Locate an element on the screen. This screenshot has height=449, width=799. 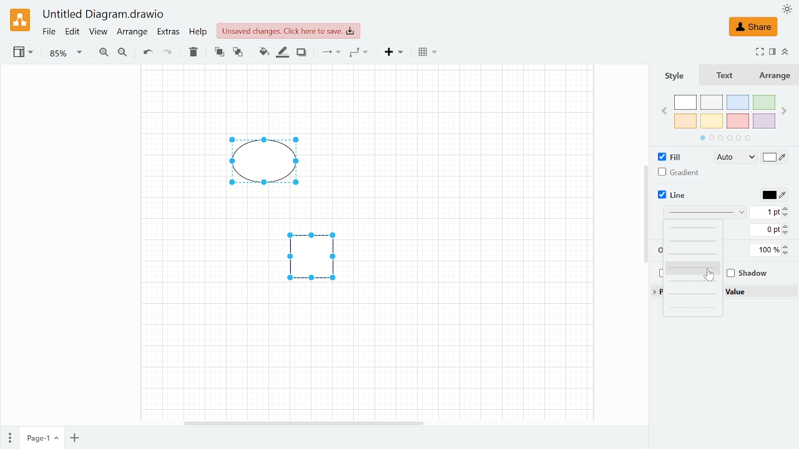
Help is located at coordinates (200, 33).